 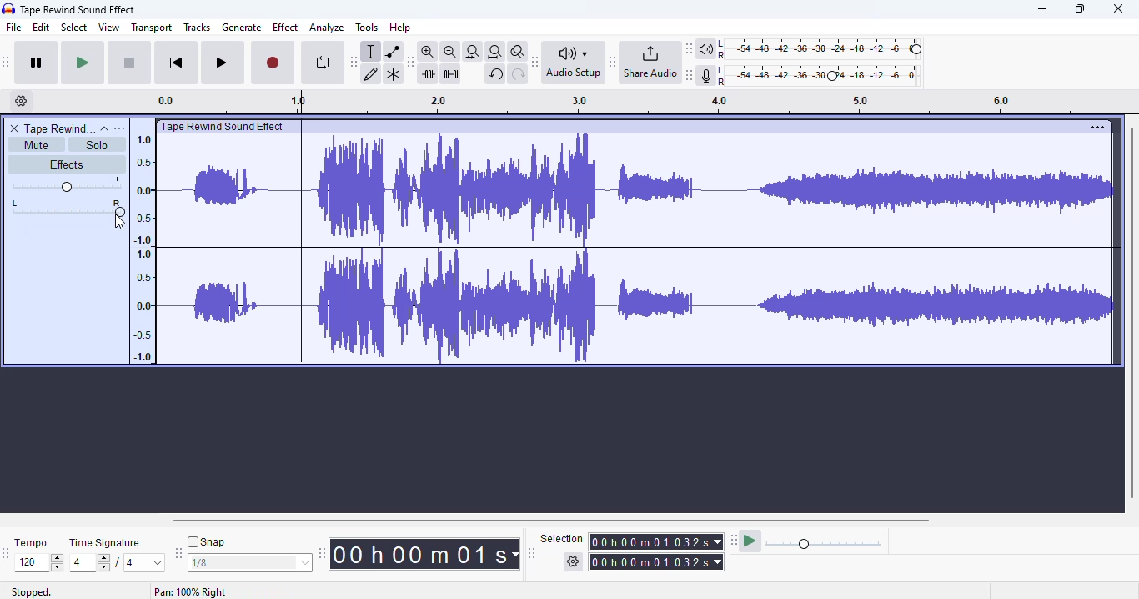 What do you see at coordinates (690, 75) in the screenshot?
I see `audacity recording meter toolbar` at bounding box center [690, 75].